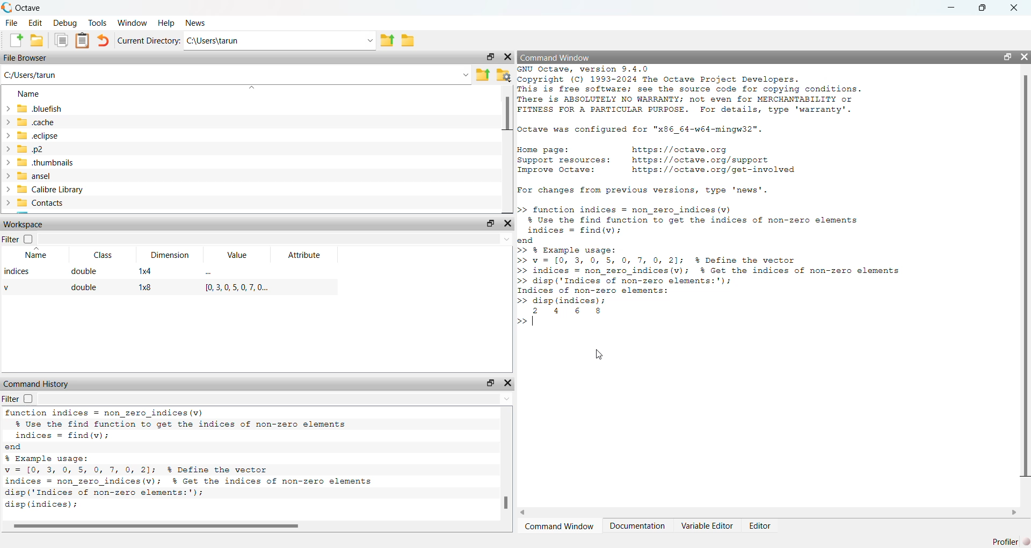  What do you see at coordinates (35, 23) in the screenshot?
I see `Edit` at bounding box center [35, 23].